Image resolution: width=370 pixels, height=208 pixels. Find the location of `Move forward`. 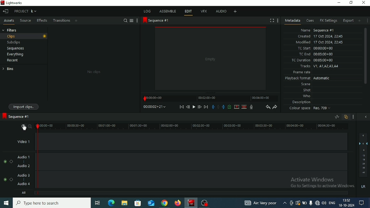

Move forward is located at coordinates (206, 107).